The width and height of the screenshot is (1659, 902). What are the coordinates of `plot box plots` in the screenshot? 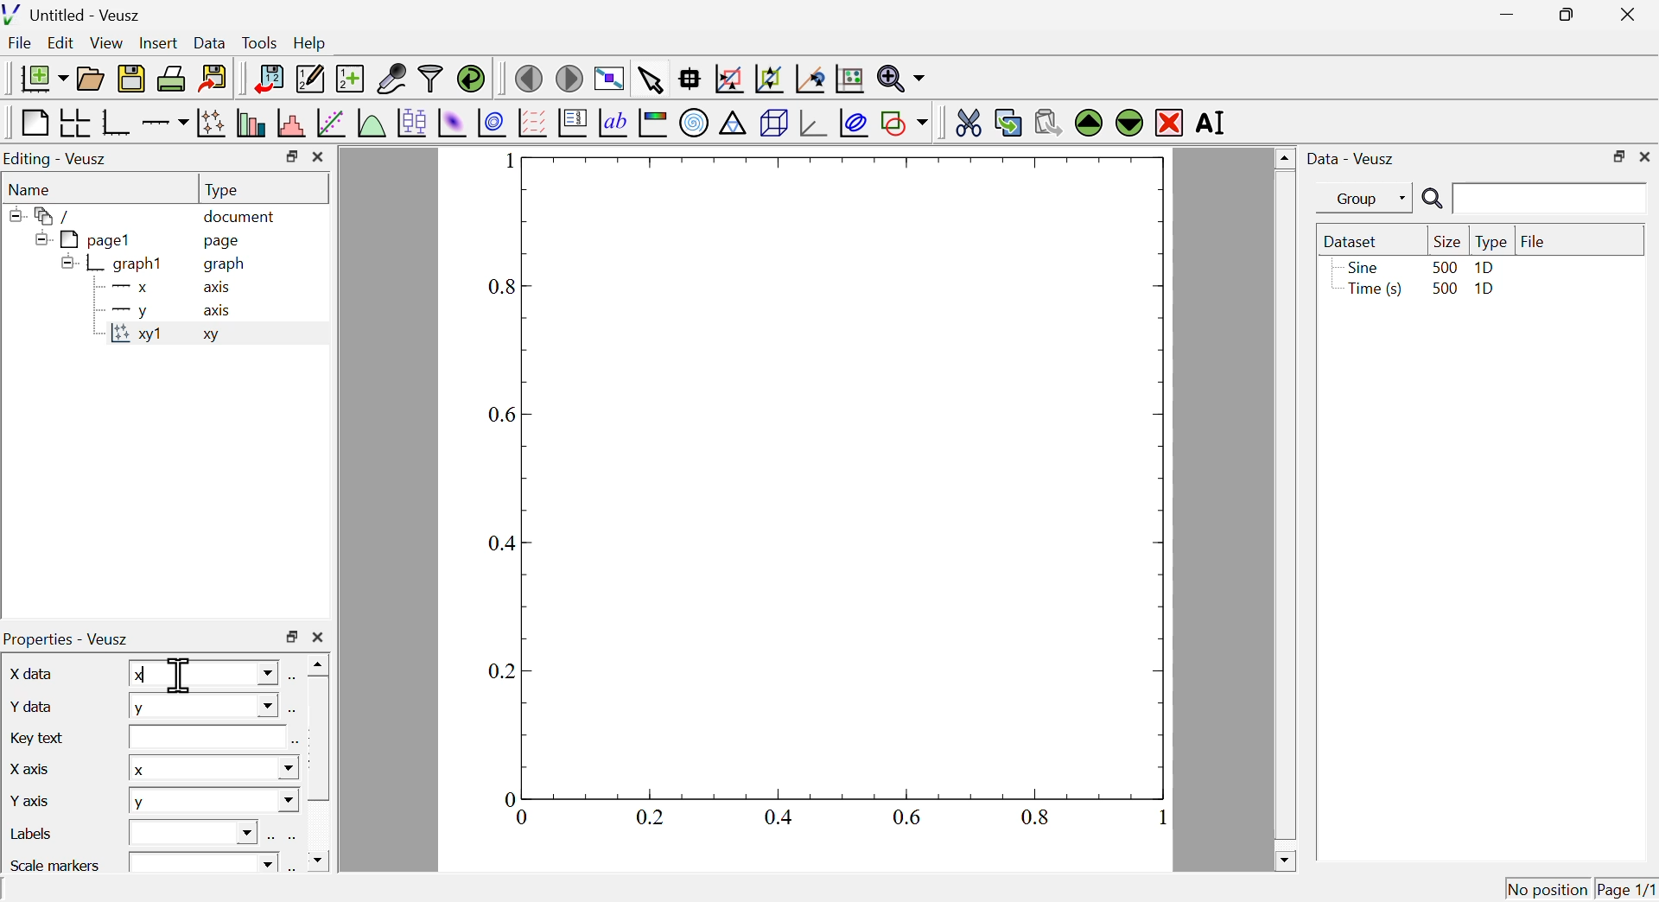 It's located at (410, 121).